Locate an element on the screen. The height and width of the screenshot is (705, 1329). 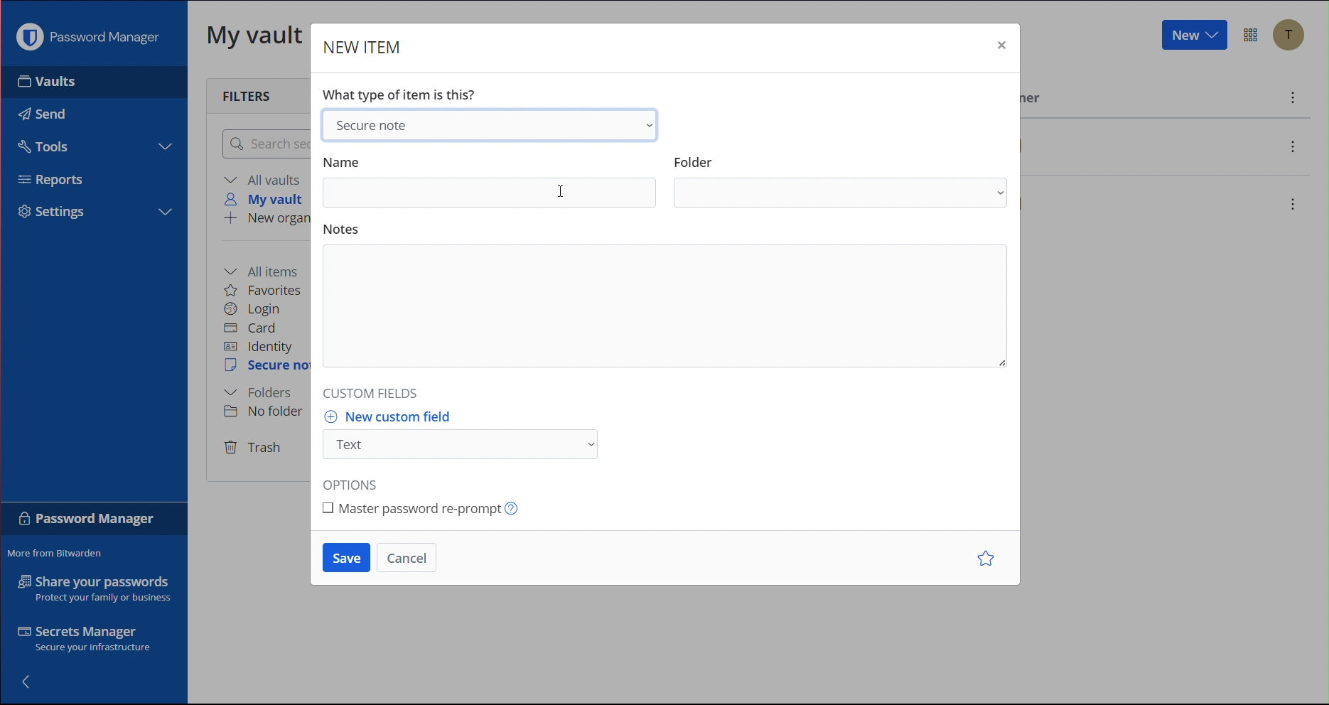
Favorites is located at coordinates (272, 289).